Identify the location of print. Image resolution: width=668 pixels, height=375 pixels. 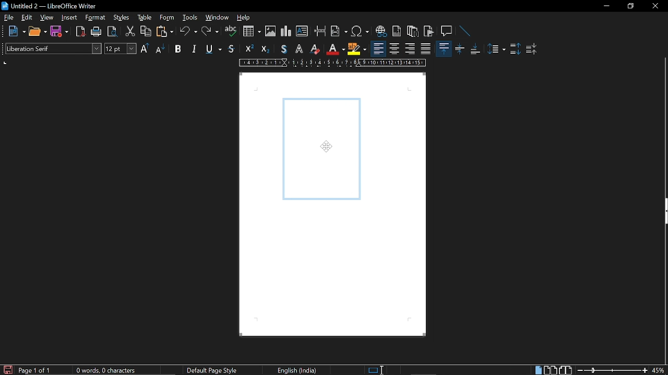
(95, 31).